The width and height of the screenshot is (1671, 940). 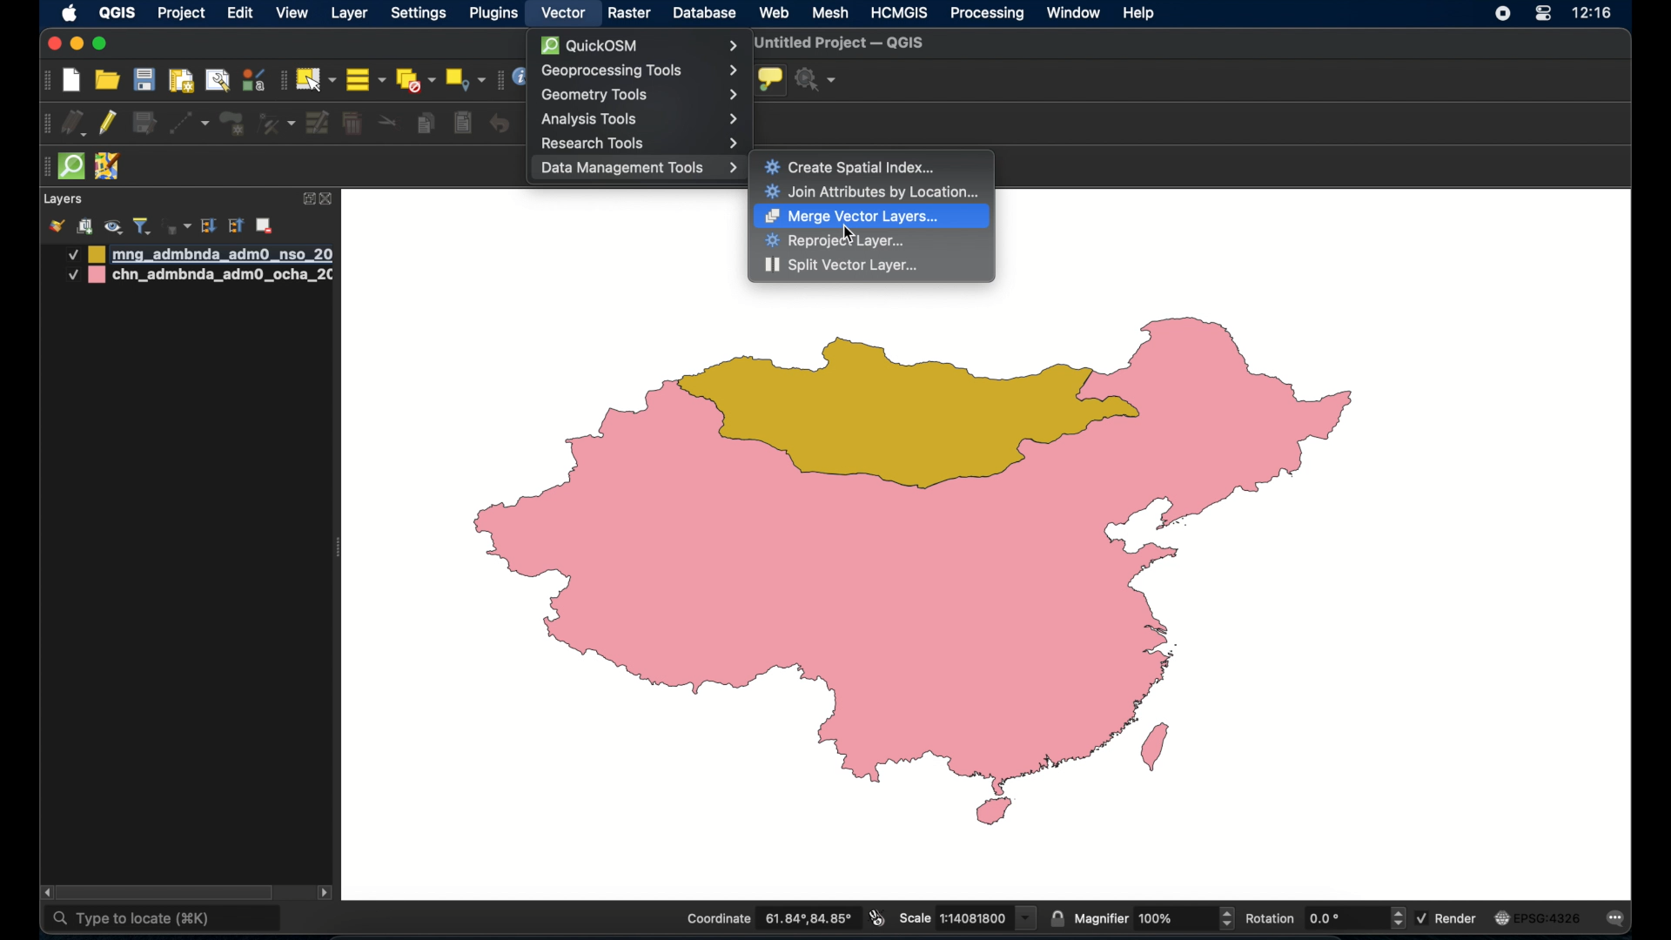 I want to click on copy features, so click(x=426, y=125).